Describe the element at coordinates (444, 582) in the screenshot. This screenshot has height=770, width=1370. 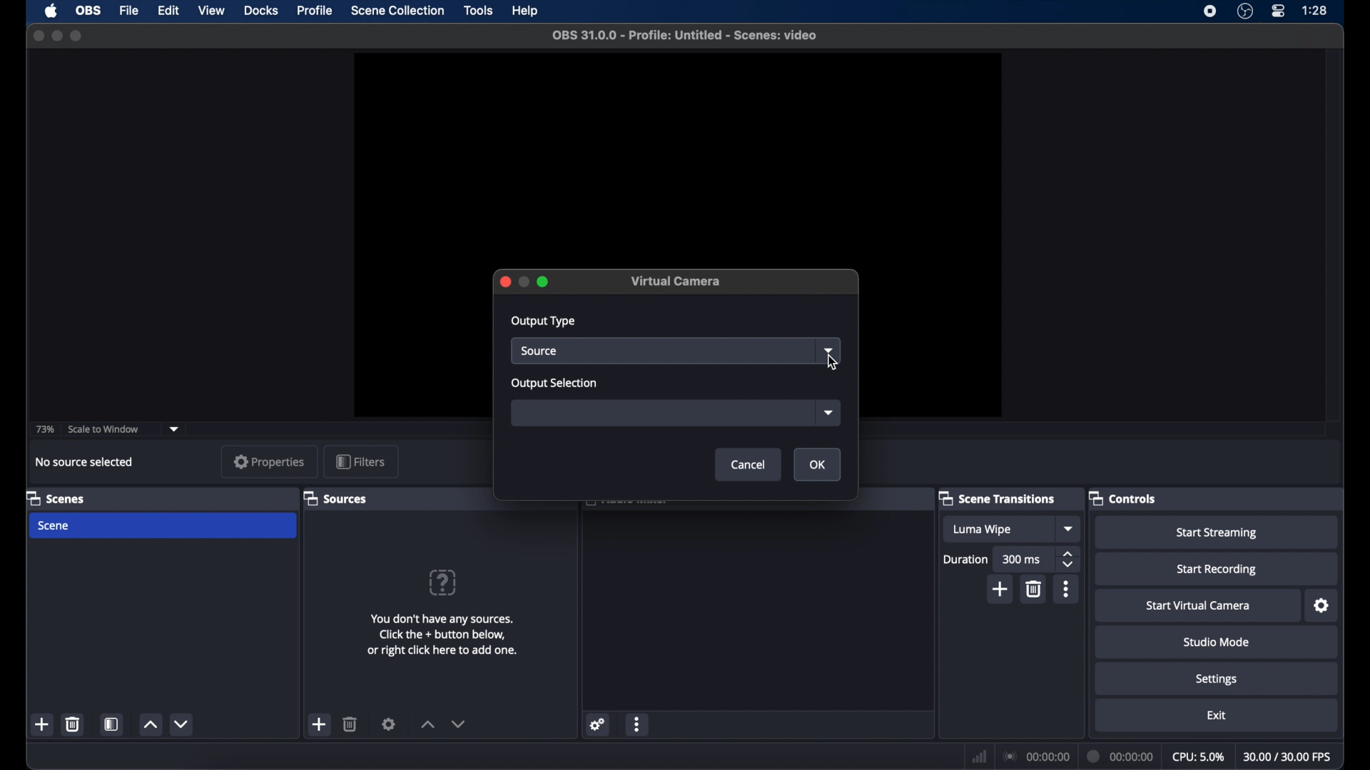
I see `help` at that location.